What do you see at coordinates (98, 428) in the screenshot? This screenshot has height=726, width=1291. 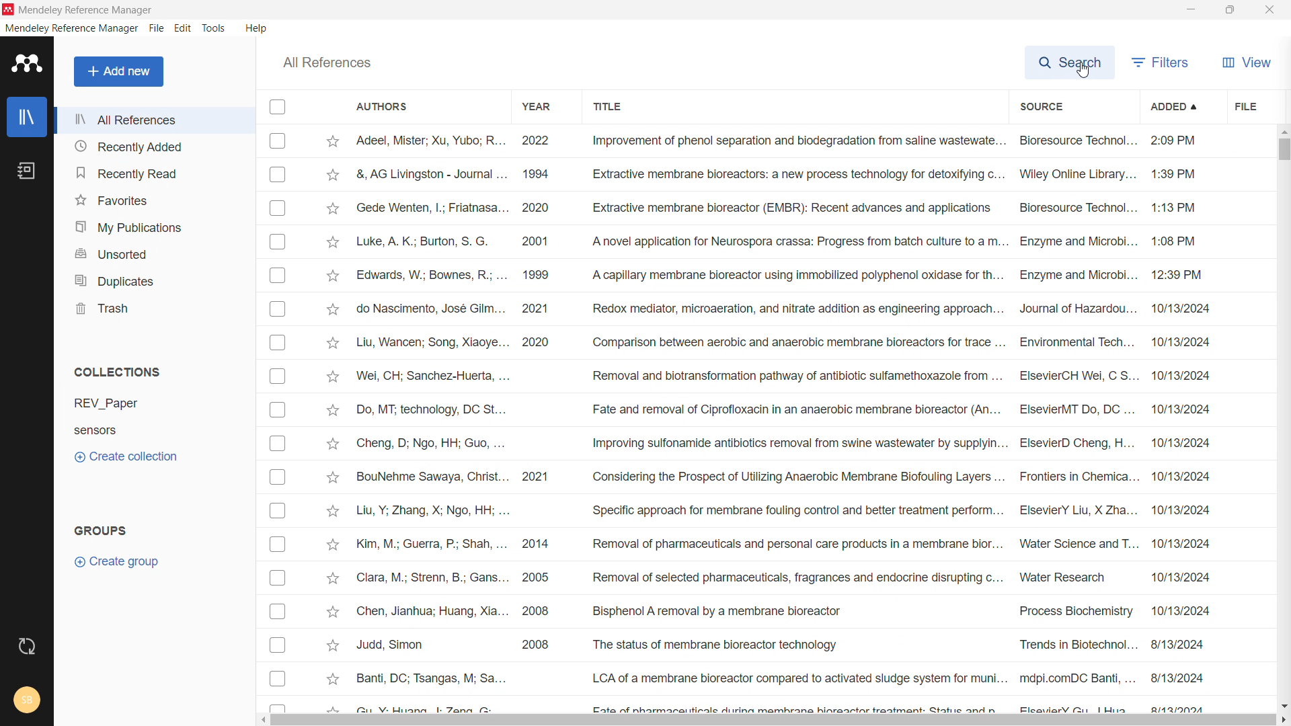 I see `Sensors` at bounding box center [98, 428].